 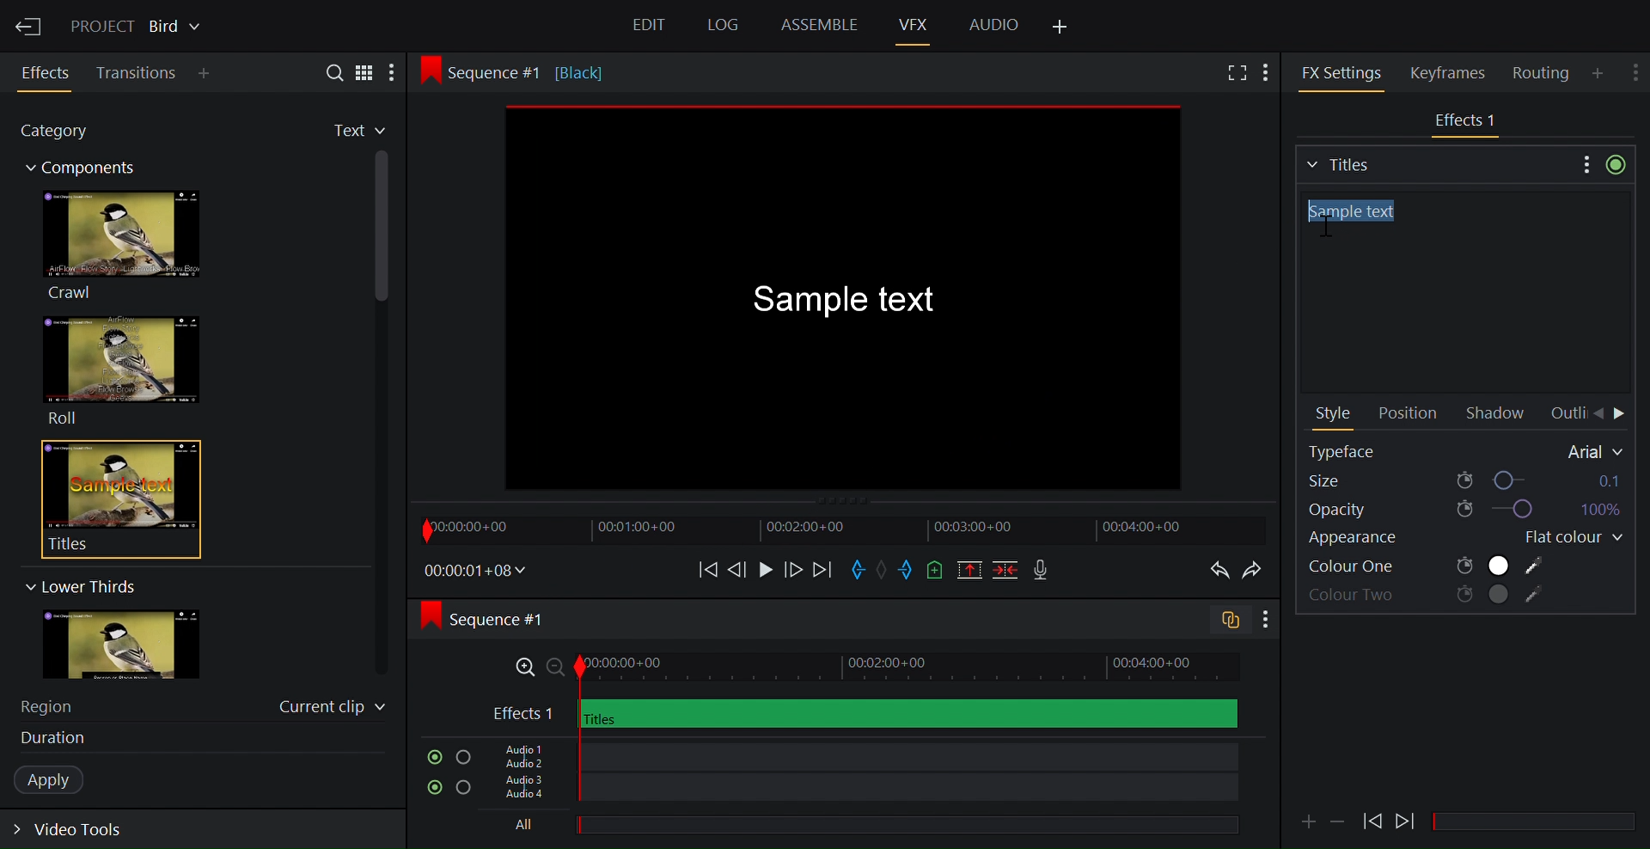 What do you see at coordinates (1427, 566) in the screenshot?
I see `Colour One, Colour Two` at bounding box center [1427, 566].